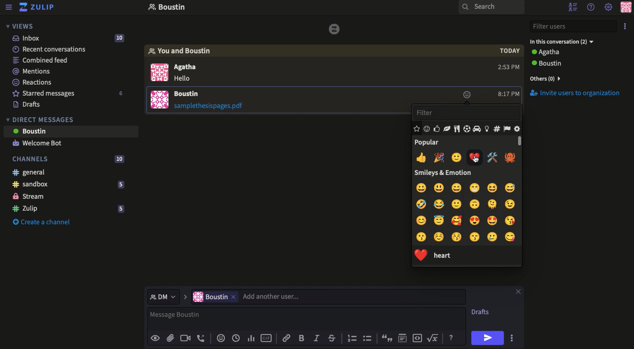 The height and width of the screenshot is (349, 634). Describe the element at coordinates (547, 52) in the screenshot. I see `User 1` at that location.